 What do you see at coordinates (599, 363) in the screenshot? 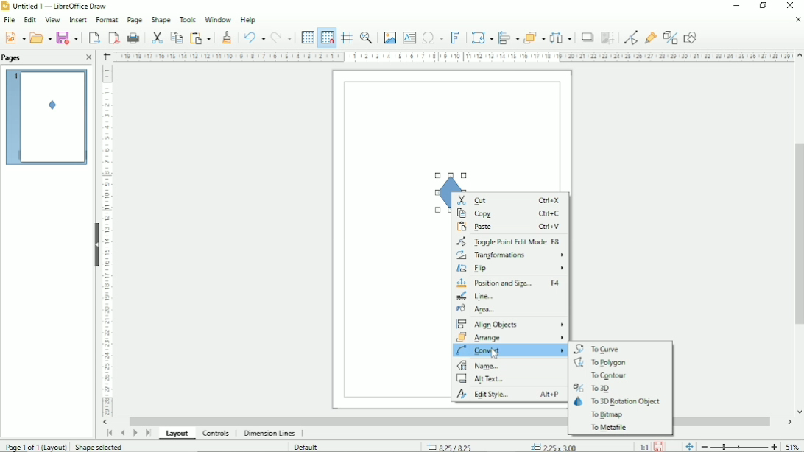
I see `To polygon` at bounding box center [599, 363].